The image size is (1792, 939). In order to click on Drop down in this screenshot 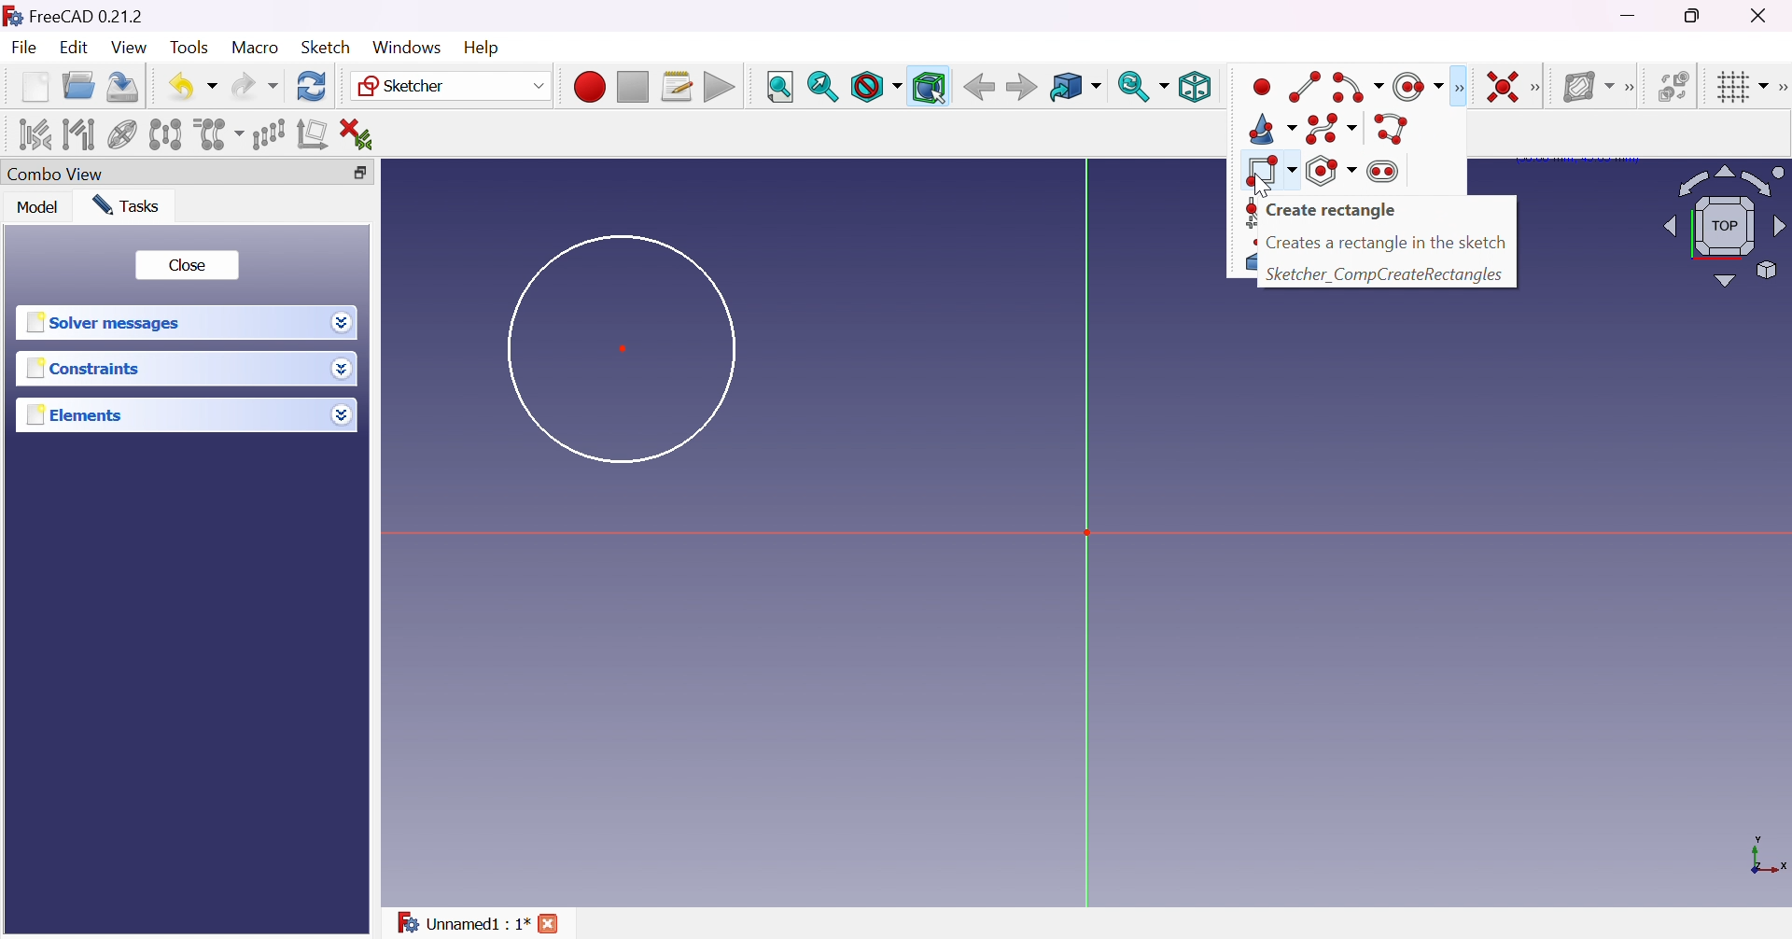, I will do `click(342, 414)`.